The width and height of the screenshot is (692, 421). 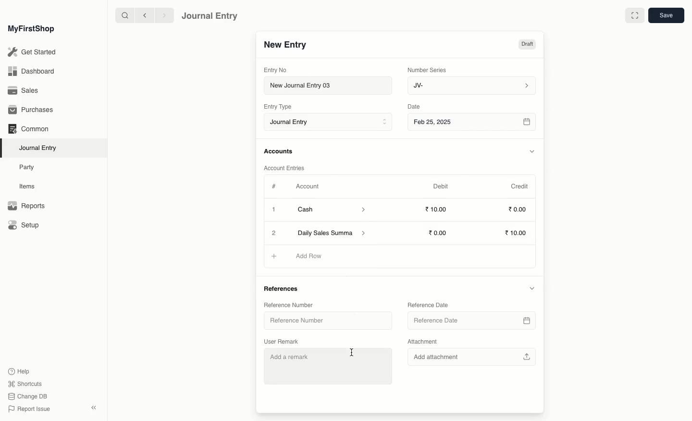 I want to click on 0.00, so click(x=518, y=211).